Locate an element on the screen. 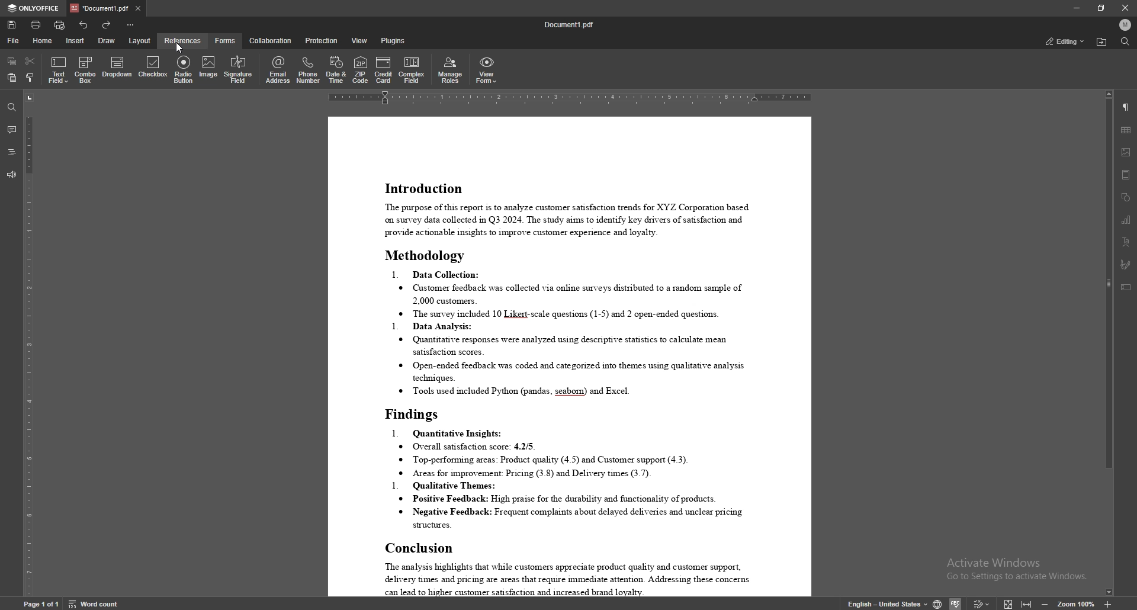 The width and height of the screenshot is (1137, 610). email address is located at coordinates (279, 69).